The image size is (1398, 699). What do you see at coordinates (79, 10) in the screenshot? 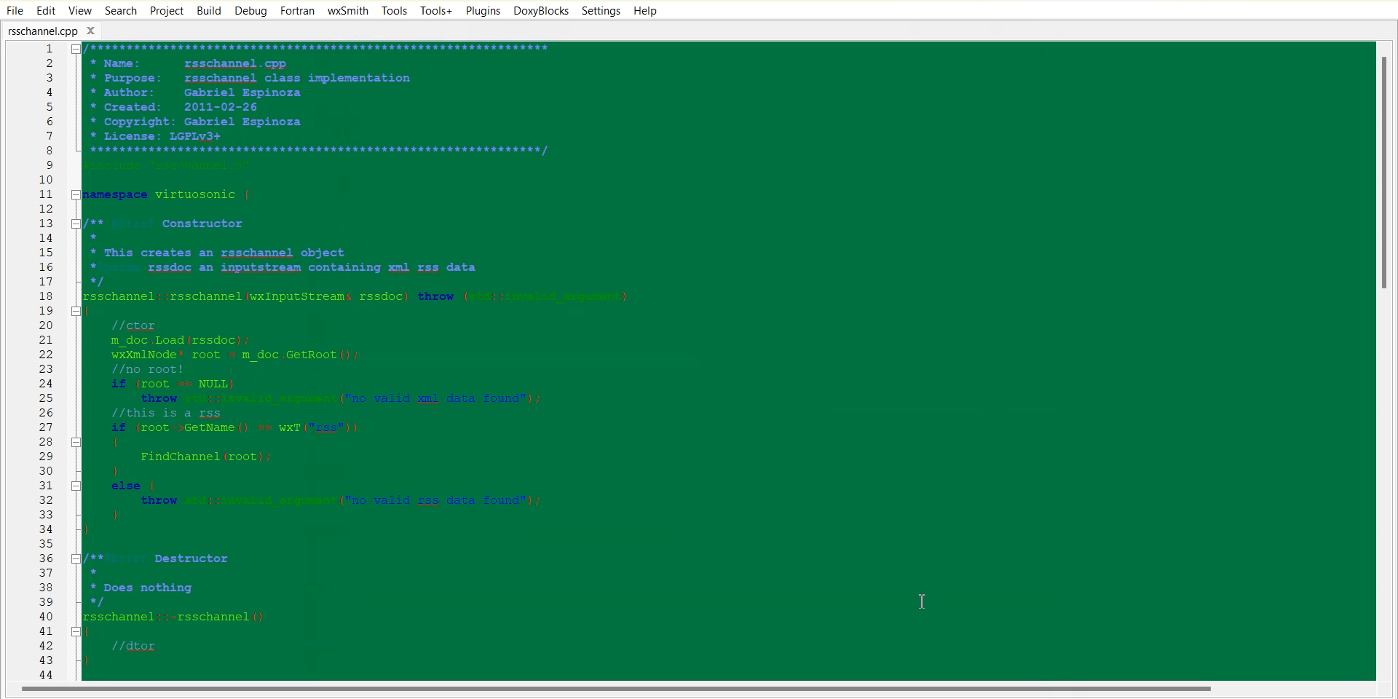
I see `View` at bounding box center [79, 10].